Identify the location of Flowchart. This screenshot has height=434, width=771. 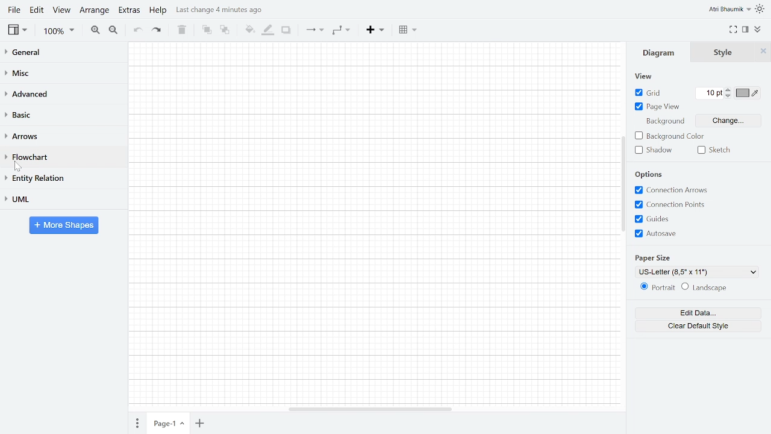
(60, 158).